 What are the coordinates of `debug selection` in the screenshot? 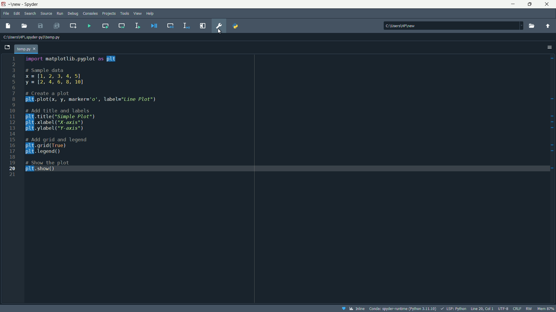 It's located at (187, 26).